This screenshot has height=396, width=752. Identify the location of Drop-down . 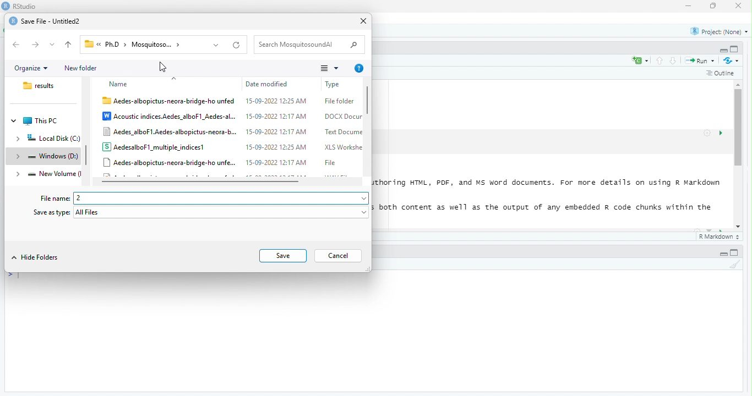
(53, 45).